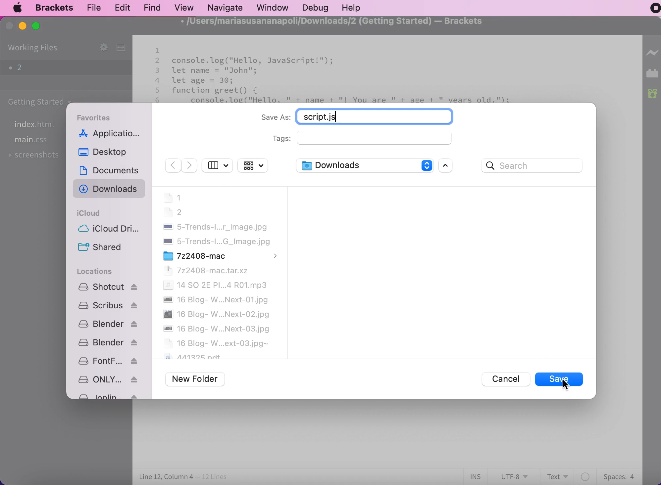  I want to click on live preview, so click(652, 56).